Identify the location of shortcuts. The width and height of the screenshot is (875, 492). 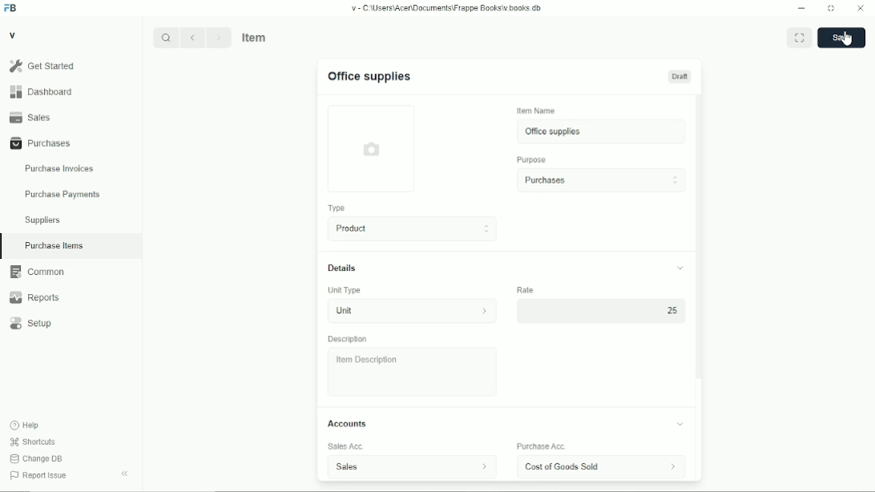
(33, 442).